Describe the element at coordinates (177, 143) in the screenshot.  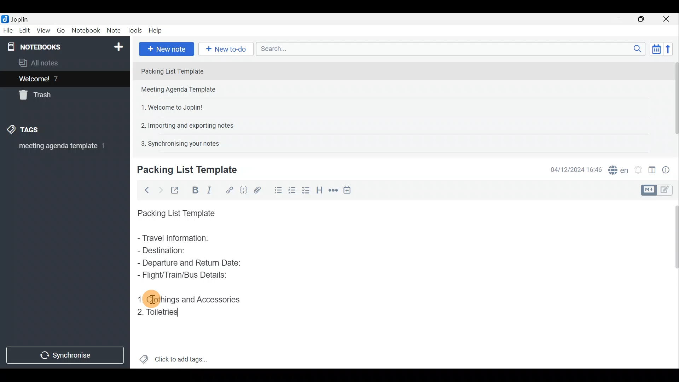
I see `Note 5` at that location.